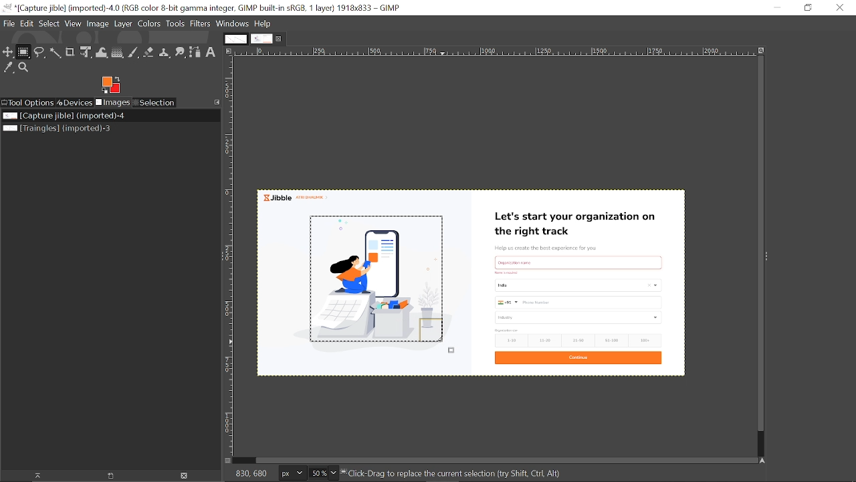 This screenshot has width=856, height=482. What do you see at coordinates (179, 52) in the screenshot?
I see `Smudge tool` at bounding box center [179, 52].